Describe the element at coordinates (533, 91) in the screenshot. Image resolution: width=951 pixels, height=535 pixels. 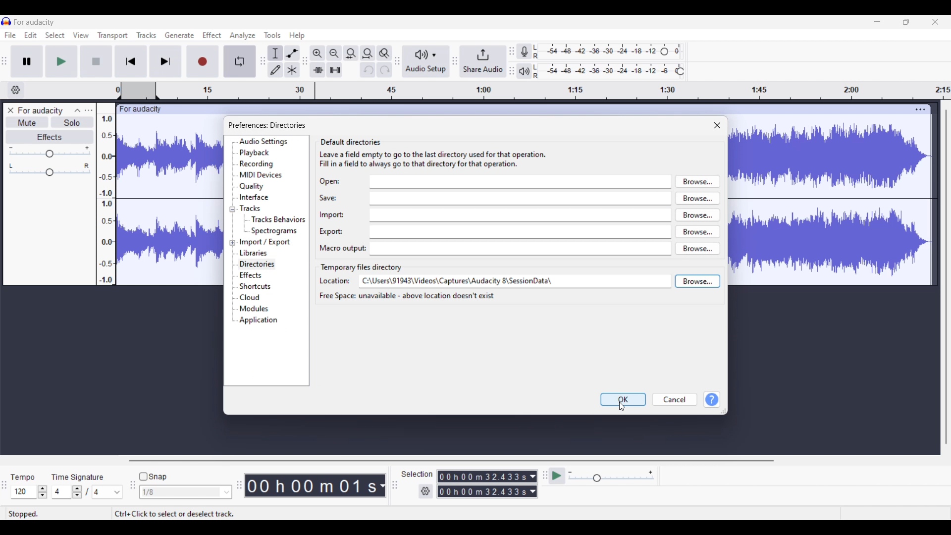
I see `timestamp` at that location.